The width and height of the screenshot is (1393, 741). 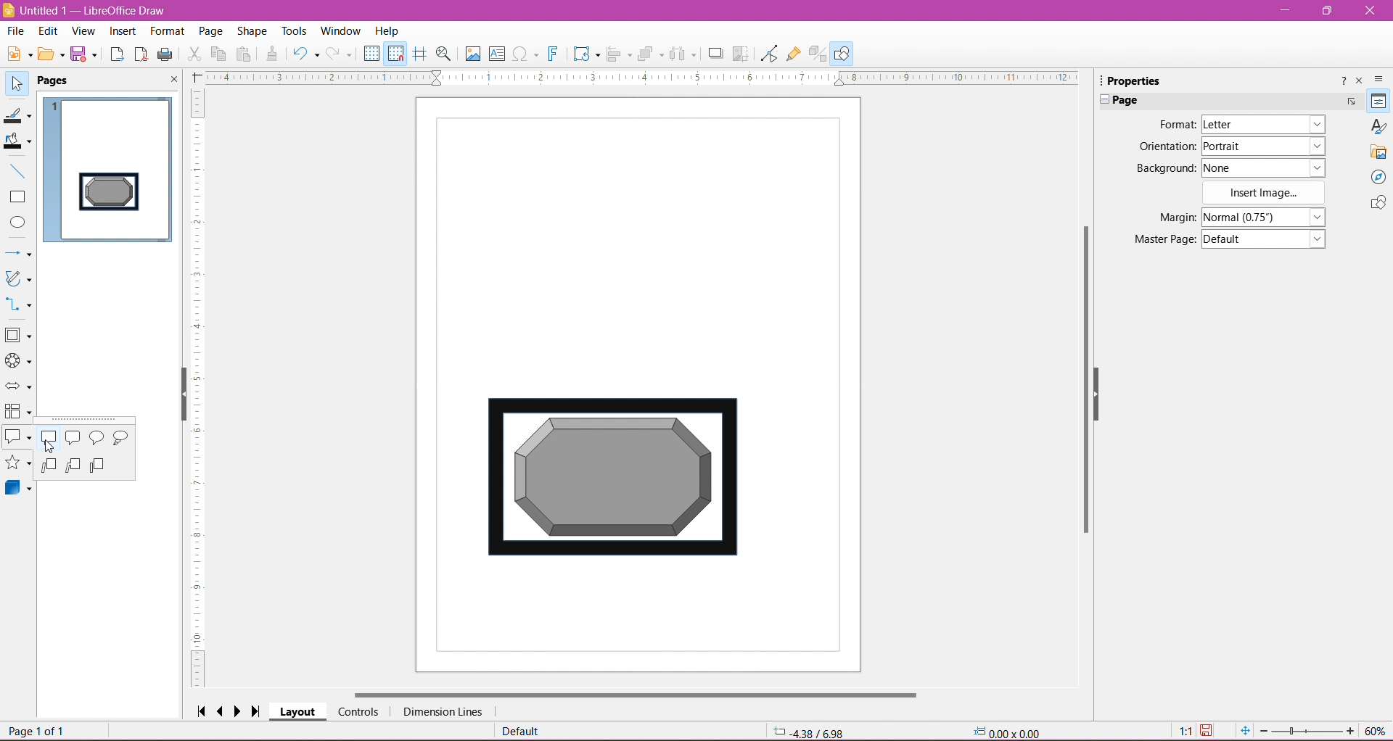 What do you see at coordinates (618, 56) in the screenshot?
I see `Align Objects` at bounding box center [618, 56].